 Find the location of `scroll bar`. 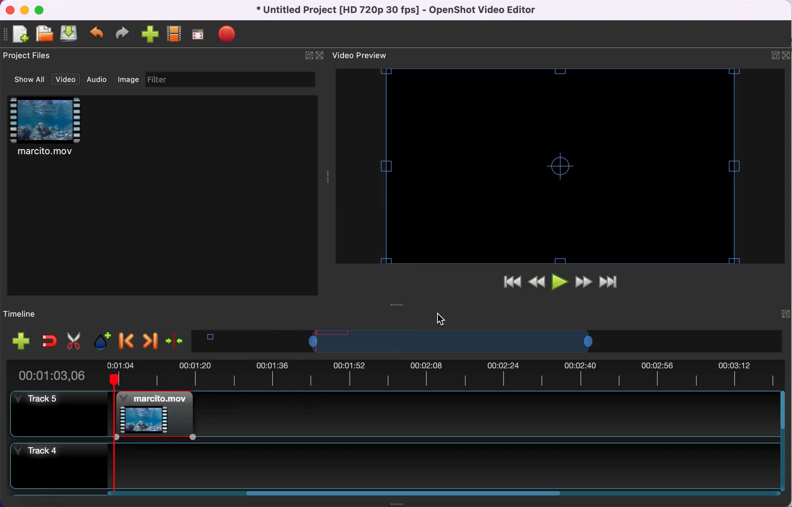

scroll bar is located at coordinates (417, 494).